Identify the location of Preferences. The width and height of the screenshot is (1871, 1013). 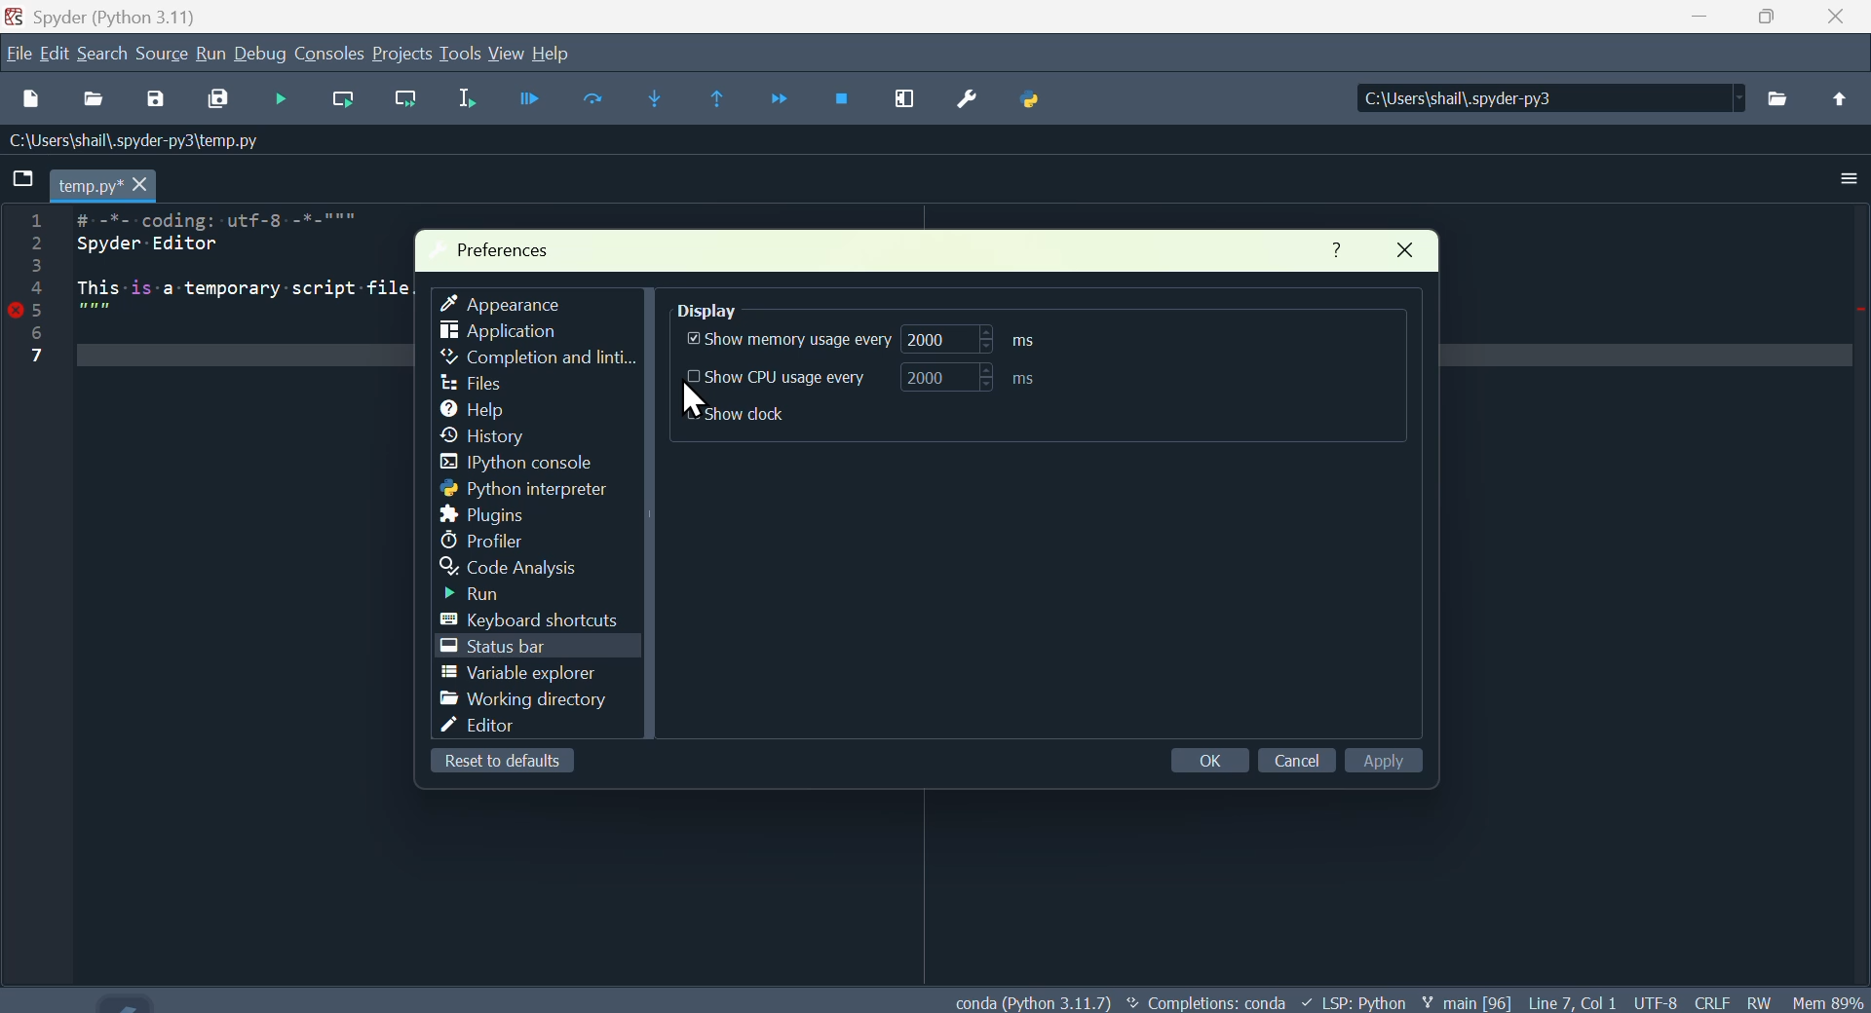
(968, 111).